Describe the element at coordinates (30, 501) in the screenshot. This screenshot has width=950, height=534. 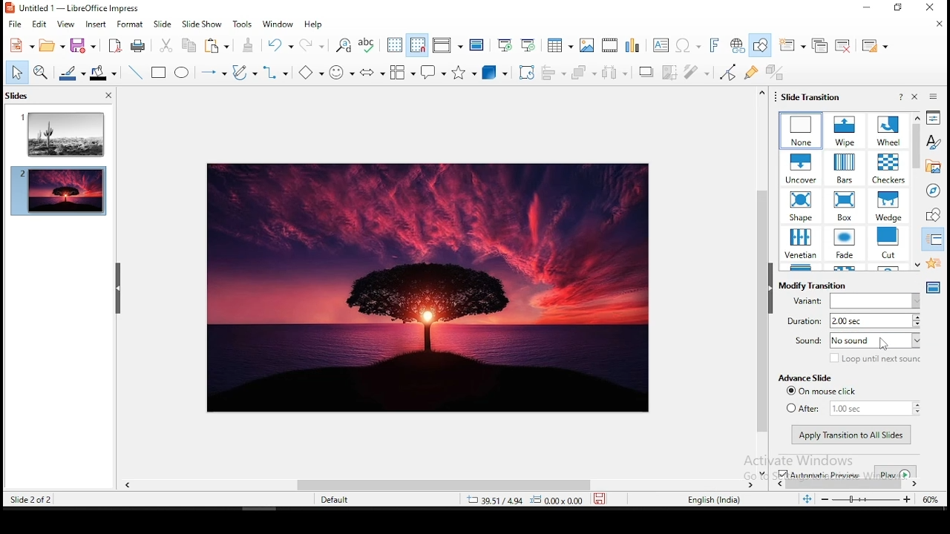
I see `slide 2 of 2` at that location.